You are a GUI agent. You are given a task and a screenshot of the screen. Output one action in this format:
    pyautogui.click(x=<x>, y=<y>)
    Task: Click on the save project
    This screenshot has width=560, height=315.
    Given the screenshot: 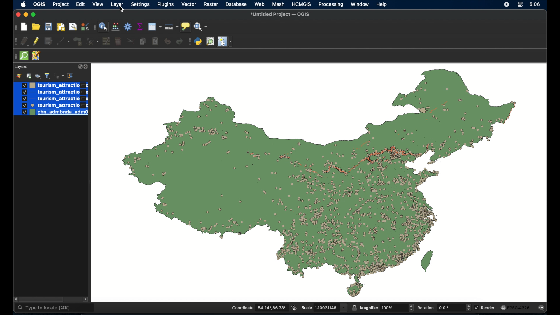 What is the action you would take?
    pyautogui.click(x=48, y=27)
    